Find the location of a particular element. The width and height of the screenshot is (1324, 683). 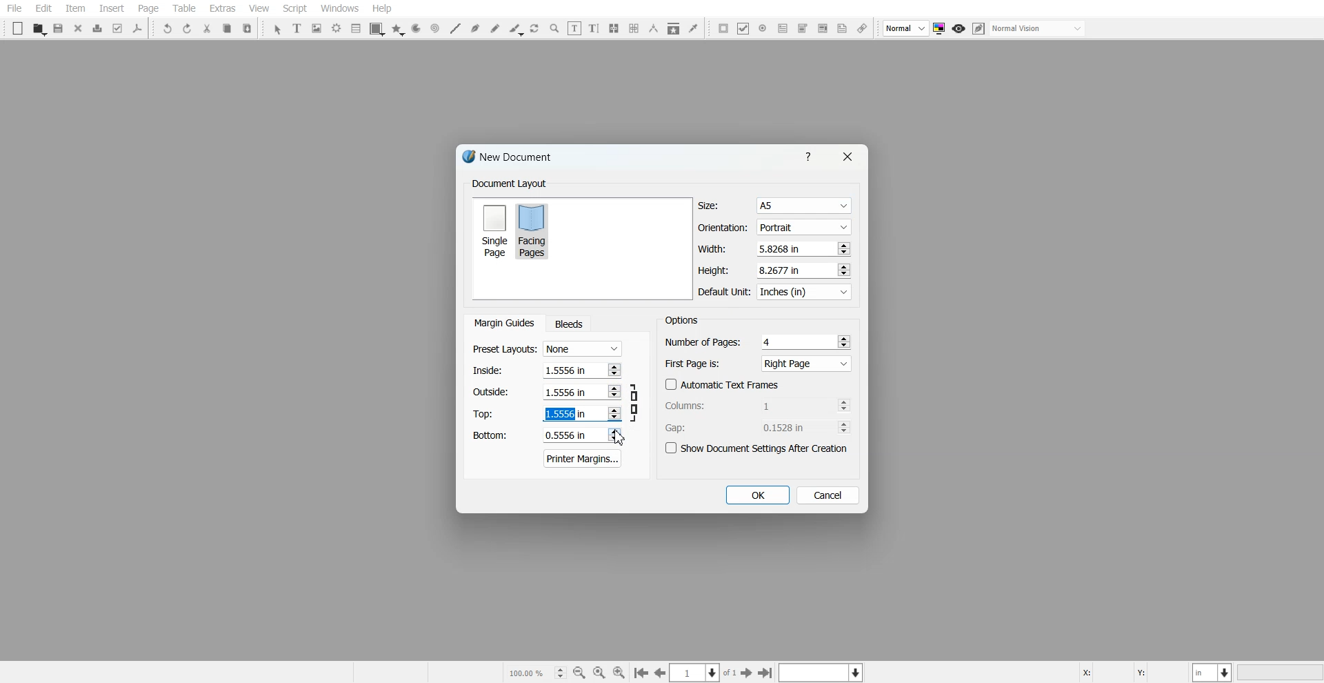

Page is located at coordinates (148, 9).